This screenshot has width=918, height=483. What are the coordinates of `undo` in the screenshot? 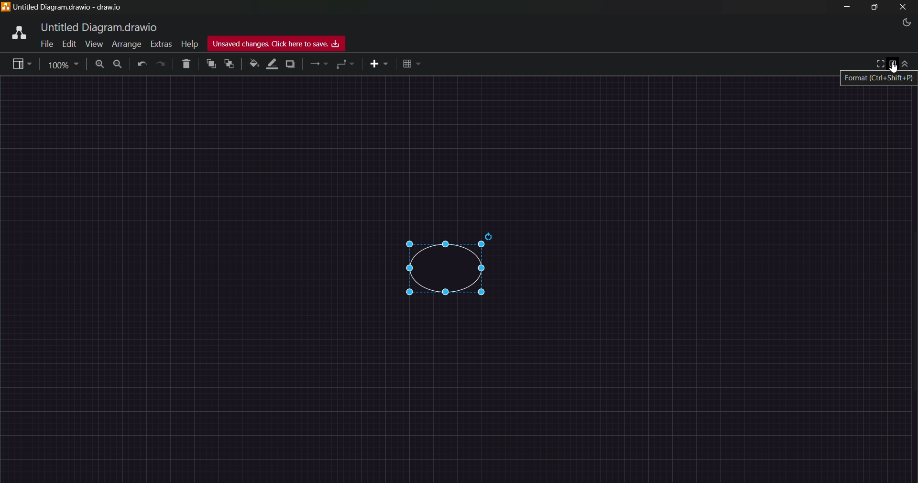 It's located at (141, 65).